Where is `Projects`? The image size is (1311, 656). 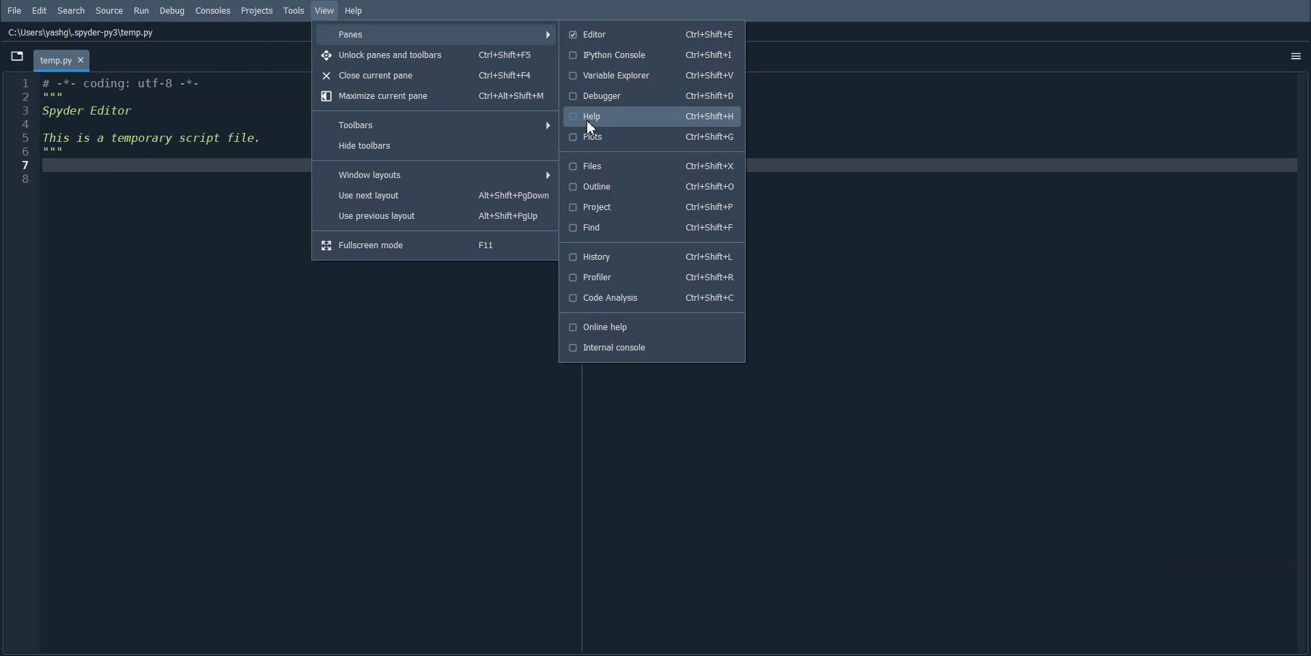 Projects is located at coordinates (259, 11).